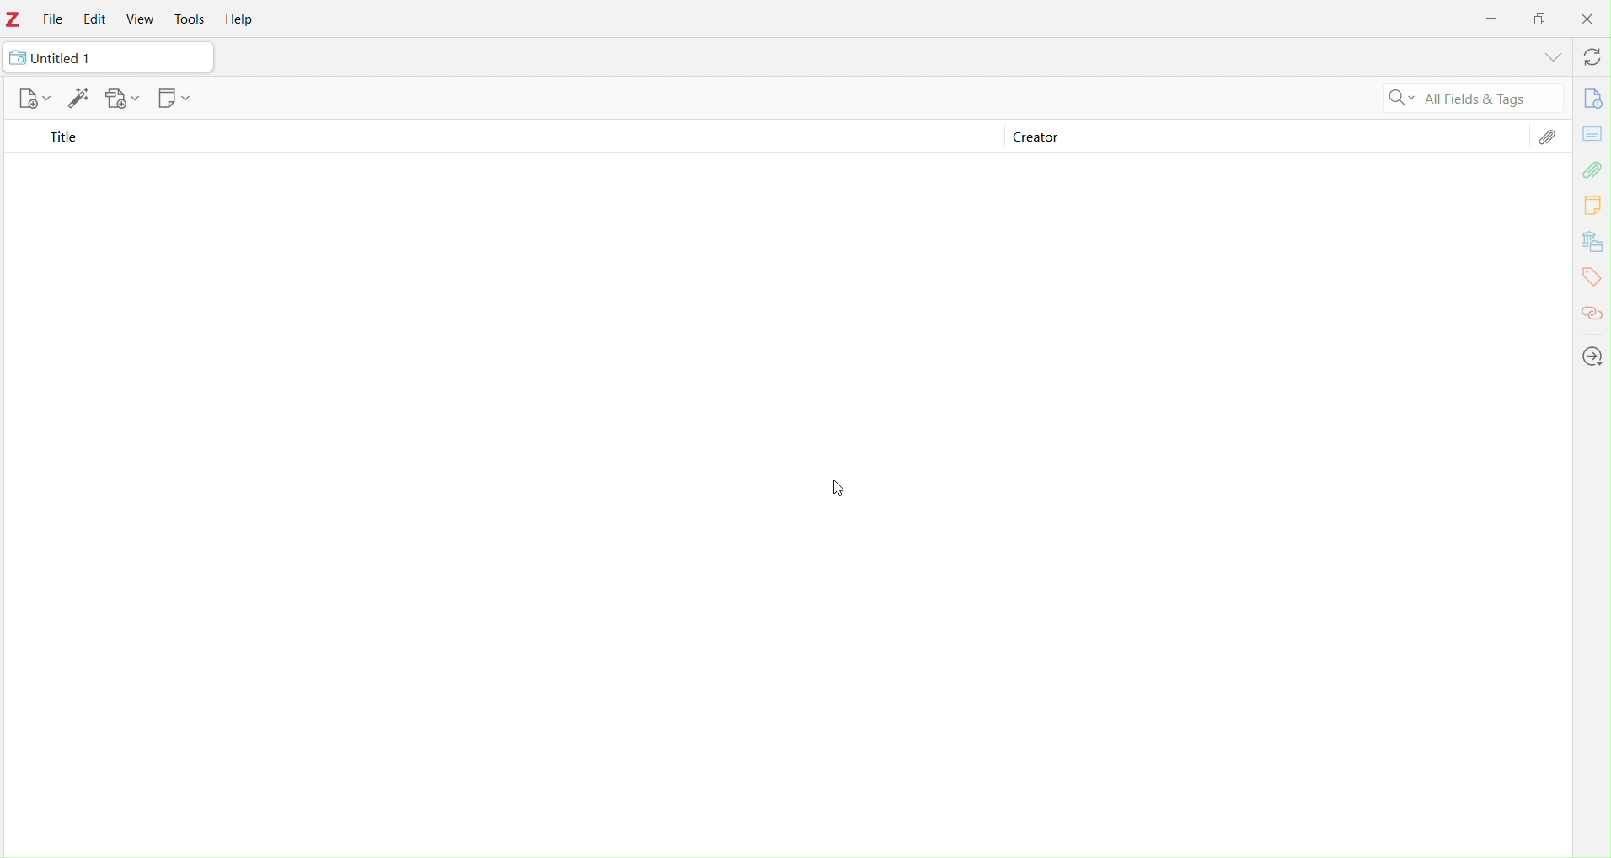  Describe the element at coordinates (244, 21) in the screenshot. I see `Help` at that location.